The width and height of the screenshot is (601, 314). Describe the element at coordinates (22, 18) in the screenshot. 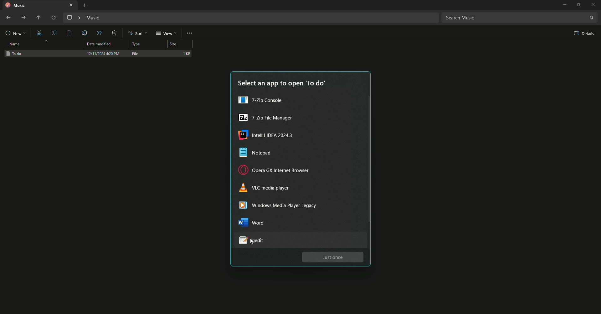

I see `Forward` at that location.